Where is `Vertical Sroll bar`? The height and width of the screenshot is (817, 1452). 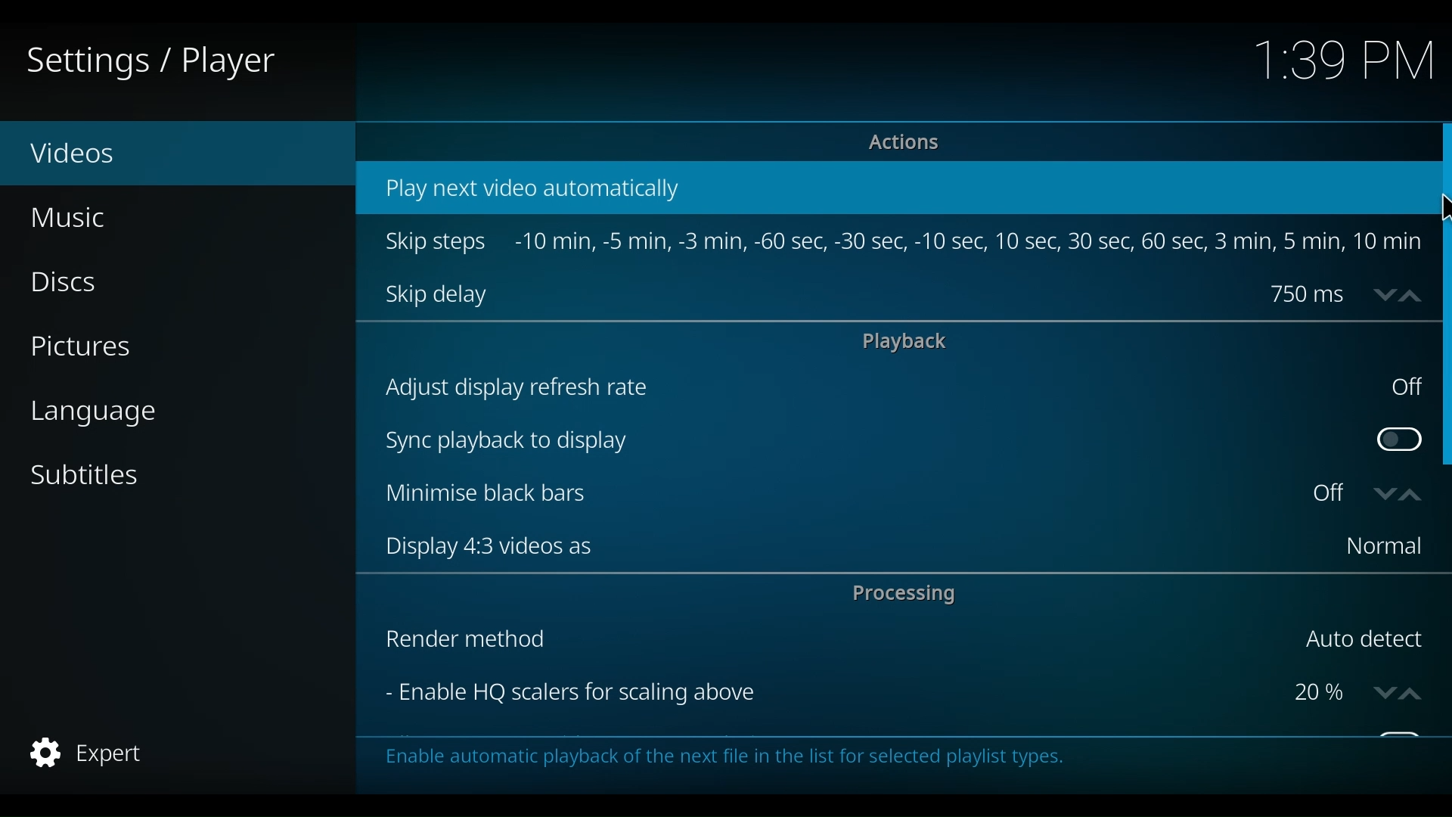
Vertical Sroll bar is located at coordinates (1443, 348).